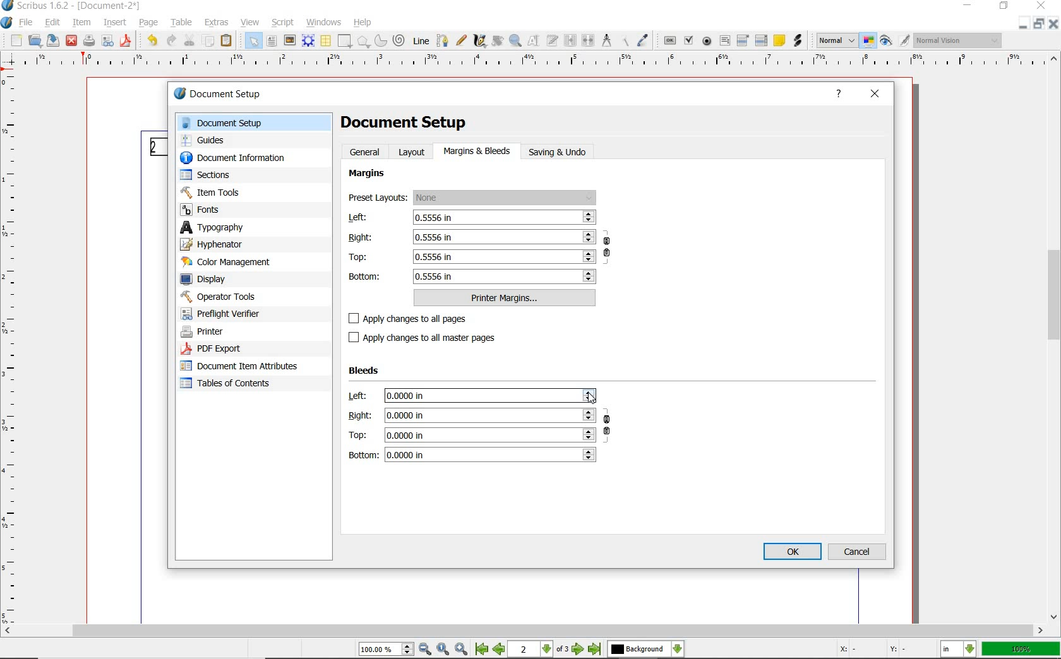 This screenshot has height=659, width=1061. I want to click on polygon, so click(363, 42).